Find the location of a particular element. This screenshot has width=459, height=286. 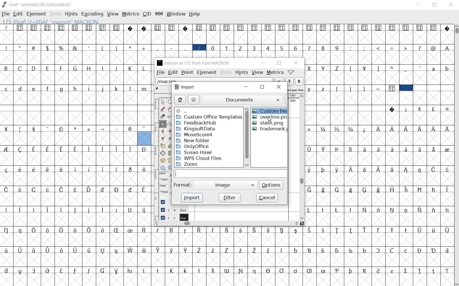

6 is located at coordinates (296, 48).